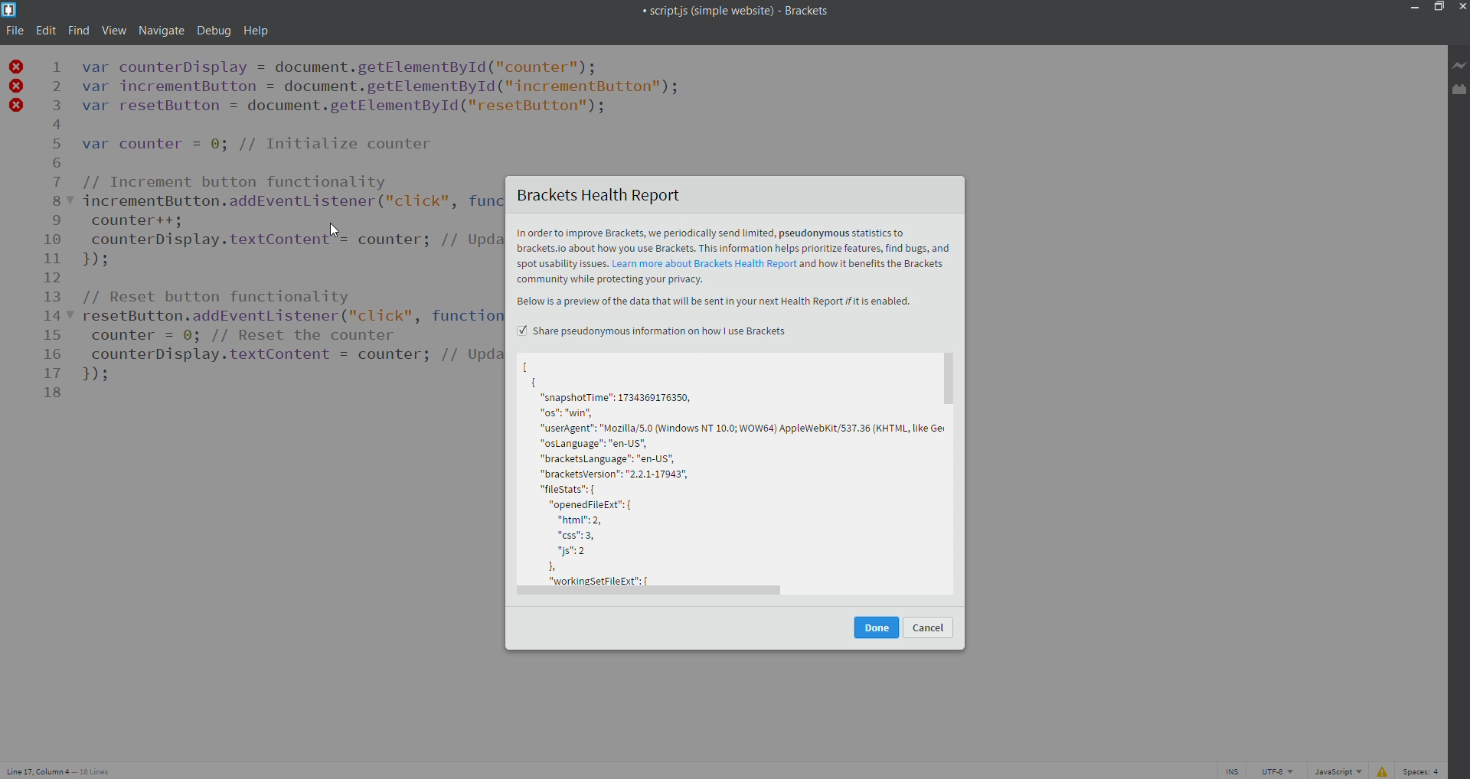 The image size is (1470, 779). I want to click on find, so click(76, 31).